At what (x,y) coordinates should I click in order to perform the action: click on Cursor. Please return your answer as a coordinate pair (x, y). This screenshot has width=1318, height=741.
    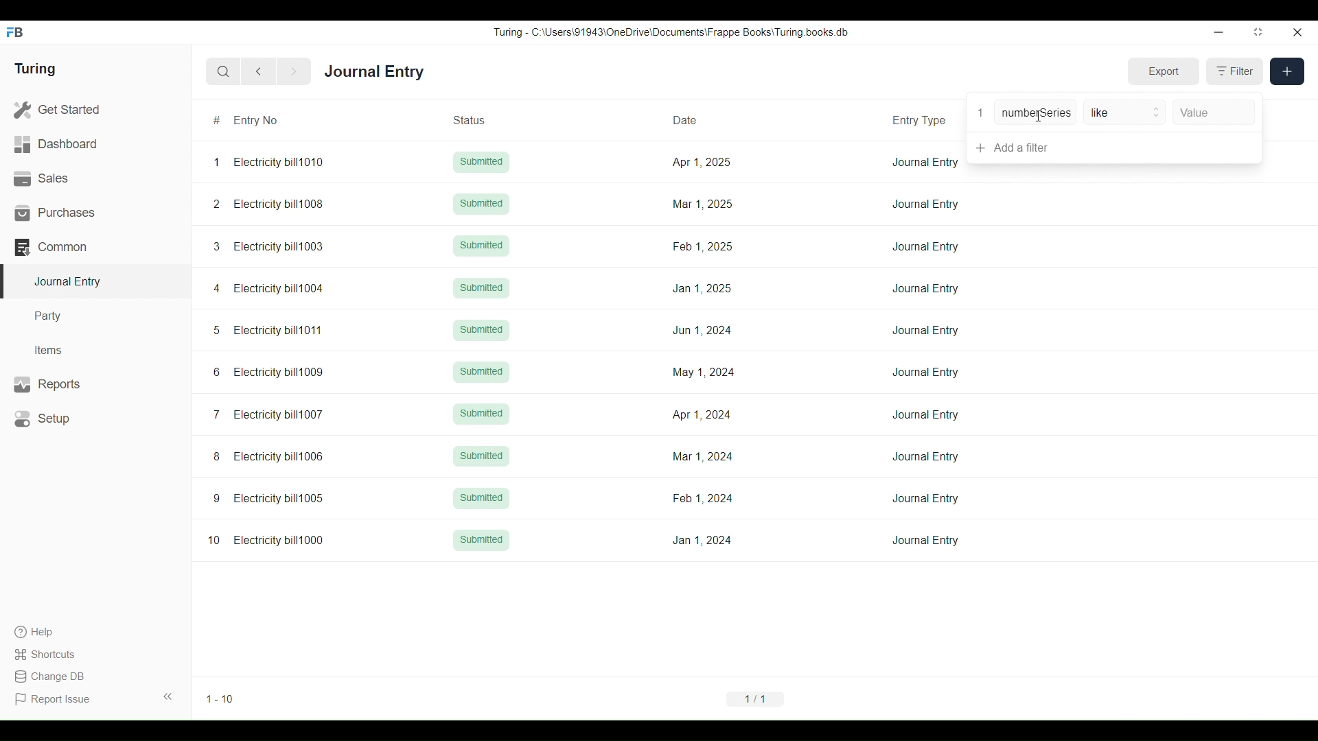
    Looking at the image, I should click on (1038, 115).